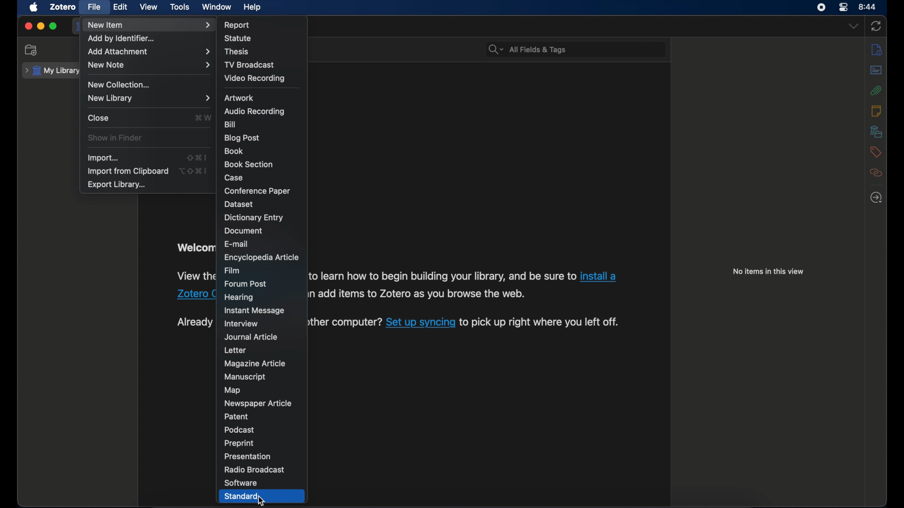 This screenshot has height=508, width=904. What do you see at coordinates (232, 390) in the screenshot?
I see `map` at bounding box center [232, 390].